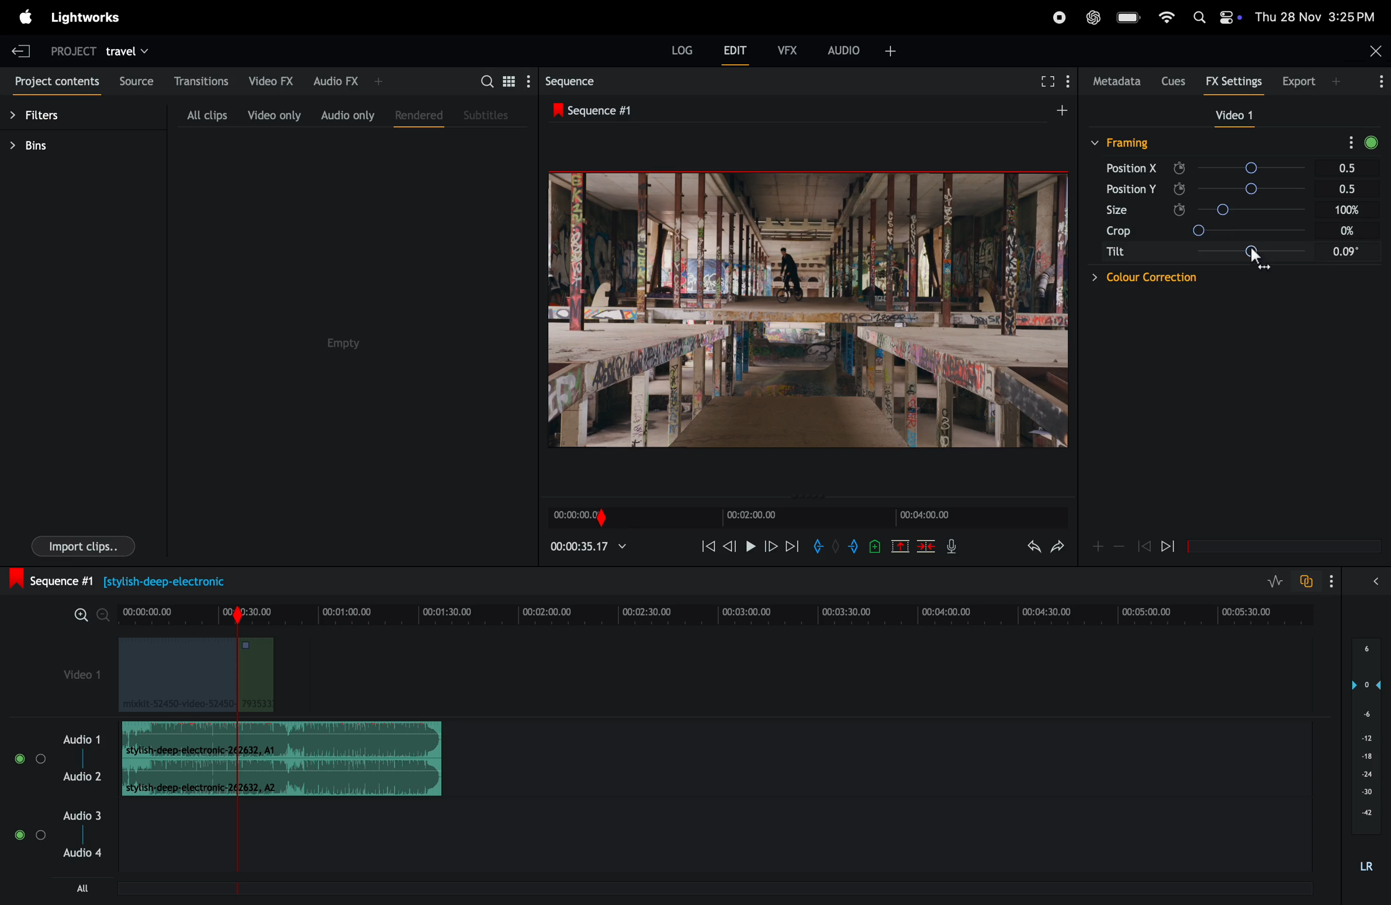  I want to click on add audio, so click(861, 54).